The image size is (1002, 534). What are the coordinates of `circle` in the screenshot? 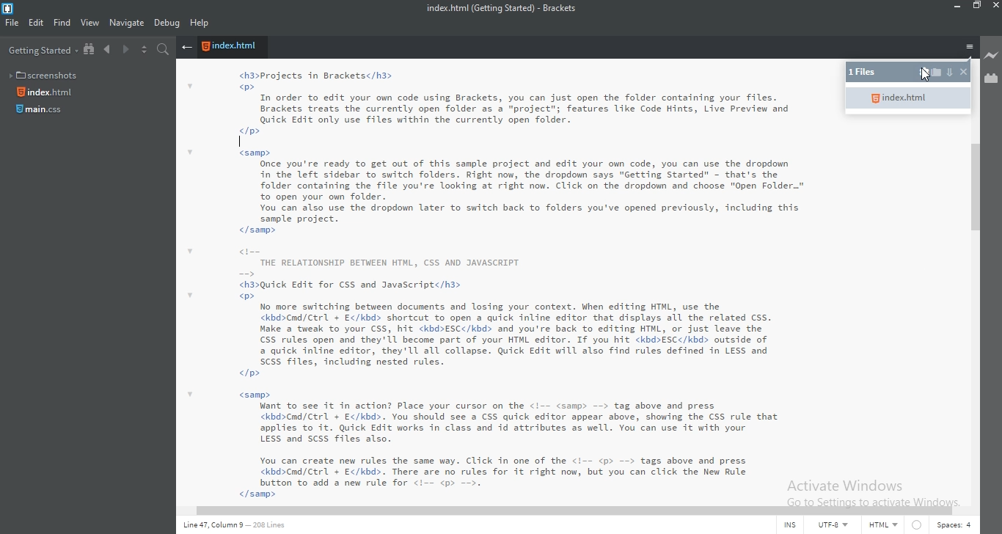 It's located at (915, 527).